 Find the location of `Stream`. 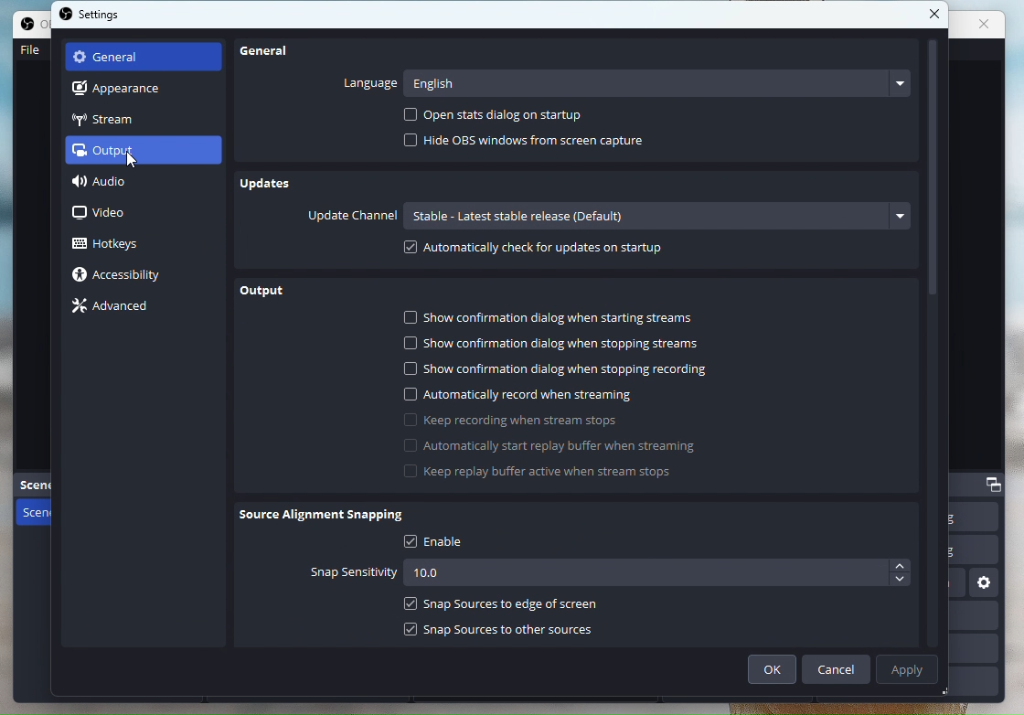

Stream is located at coordinates (124, 118).